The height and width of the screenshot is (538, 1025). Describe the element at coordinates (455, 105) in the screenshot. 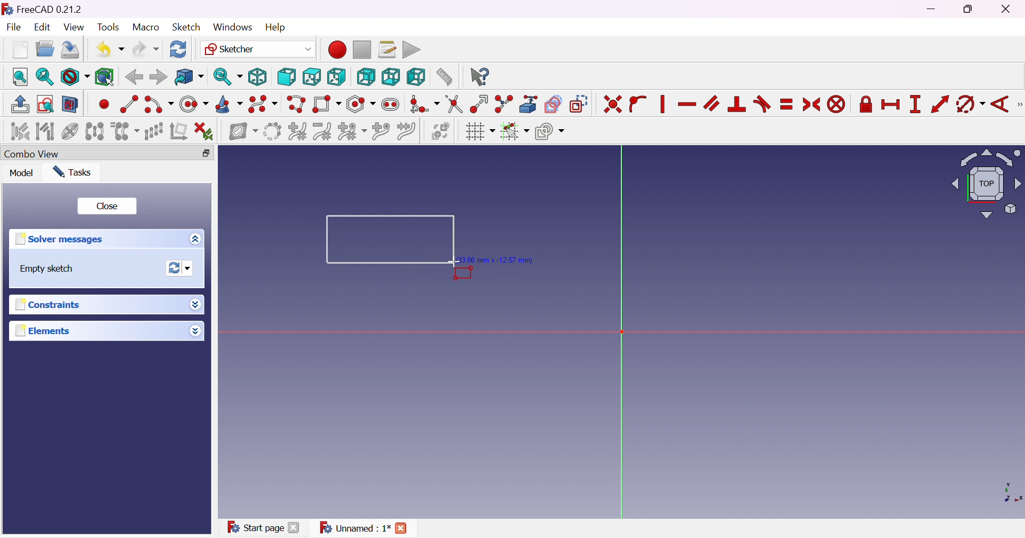

I see `Trim edge` at that location.